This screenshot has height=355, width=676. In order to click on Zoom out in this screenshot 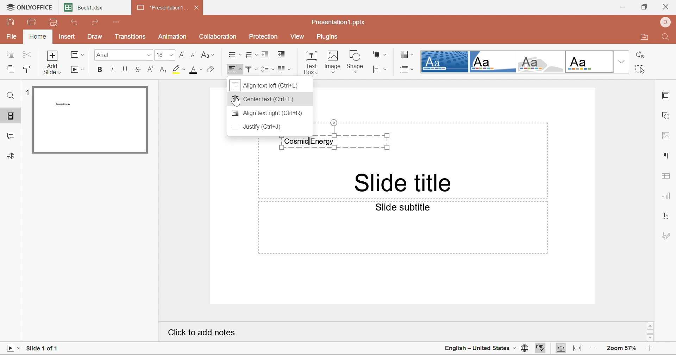, I will do `click(593, 348)`.